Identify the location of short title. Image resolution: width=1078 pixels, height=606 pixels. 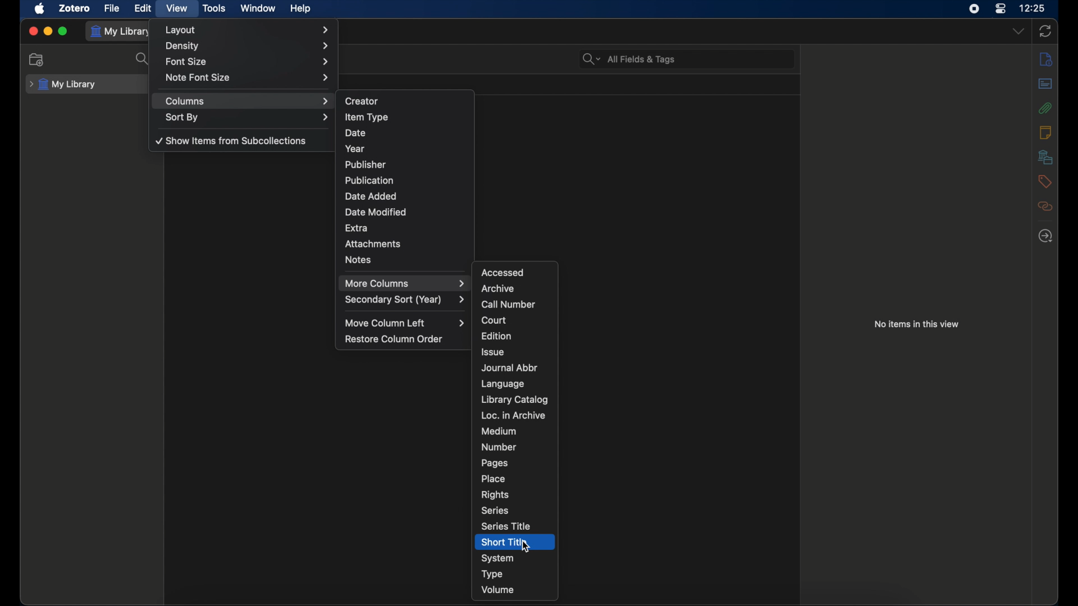
(503, 541).